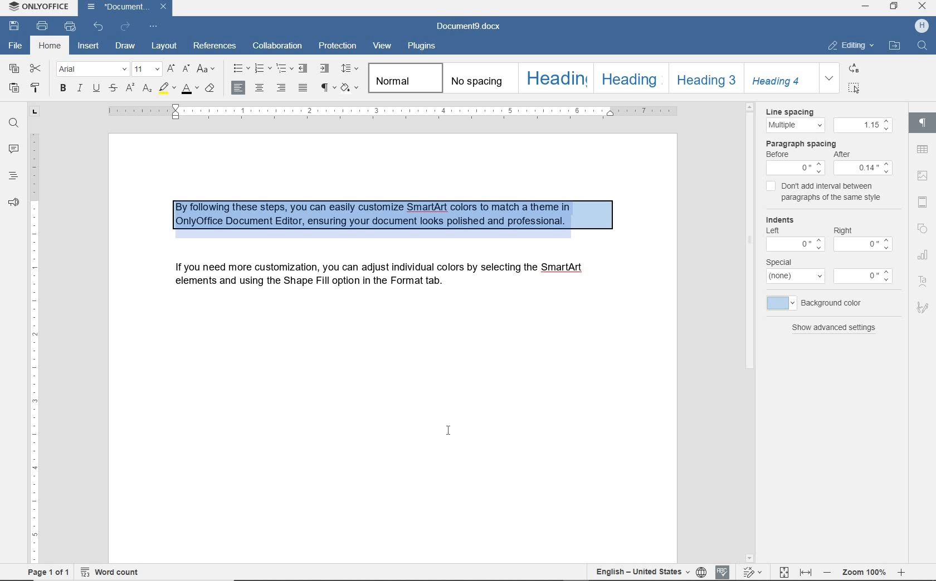 The image size is (936, 581). What do you see at coordinates (784, 219) in the screenshot?
I see `Indents` at bounding box center [784, 219].